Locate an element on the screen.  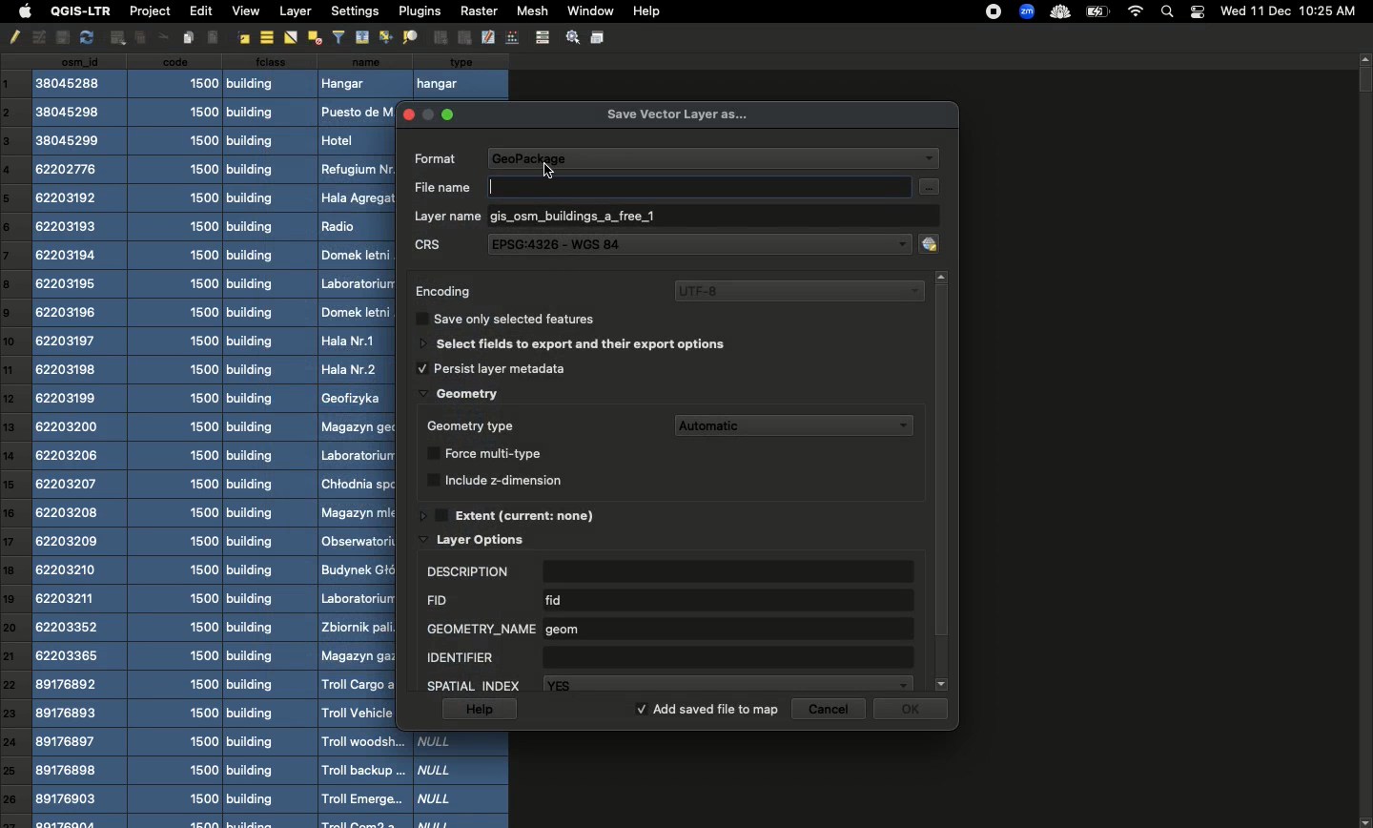
QGIS-LTR is located at coordinates (77, 11).